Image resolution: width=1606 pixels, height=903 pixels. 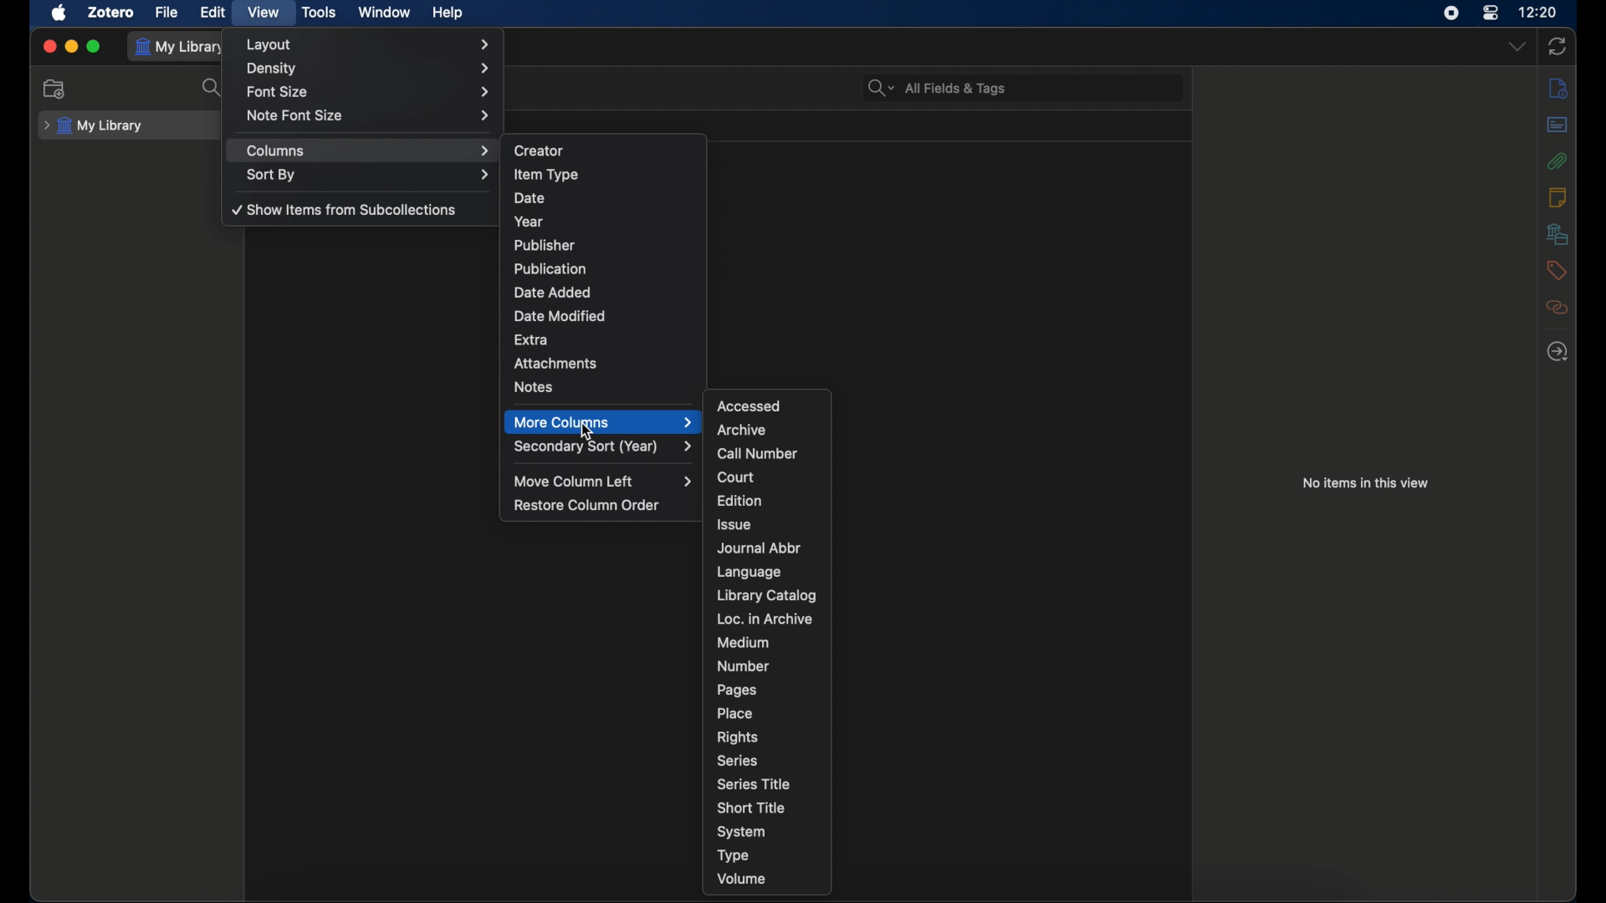 What do you see at coordinates (1557, 125) in the screenshot?
I see `abstract` at bounding box center [1557, 125].